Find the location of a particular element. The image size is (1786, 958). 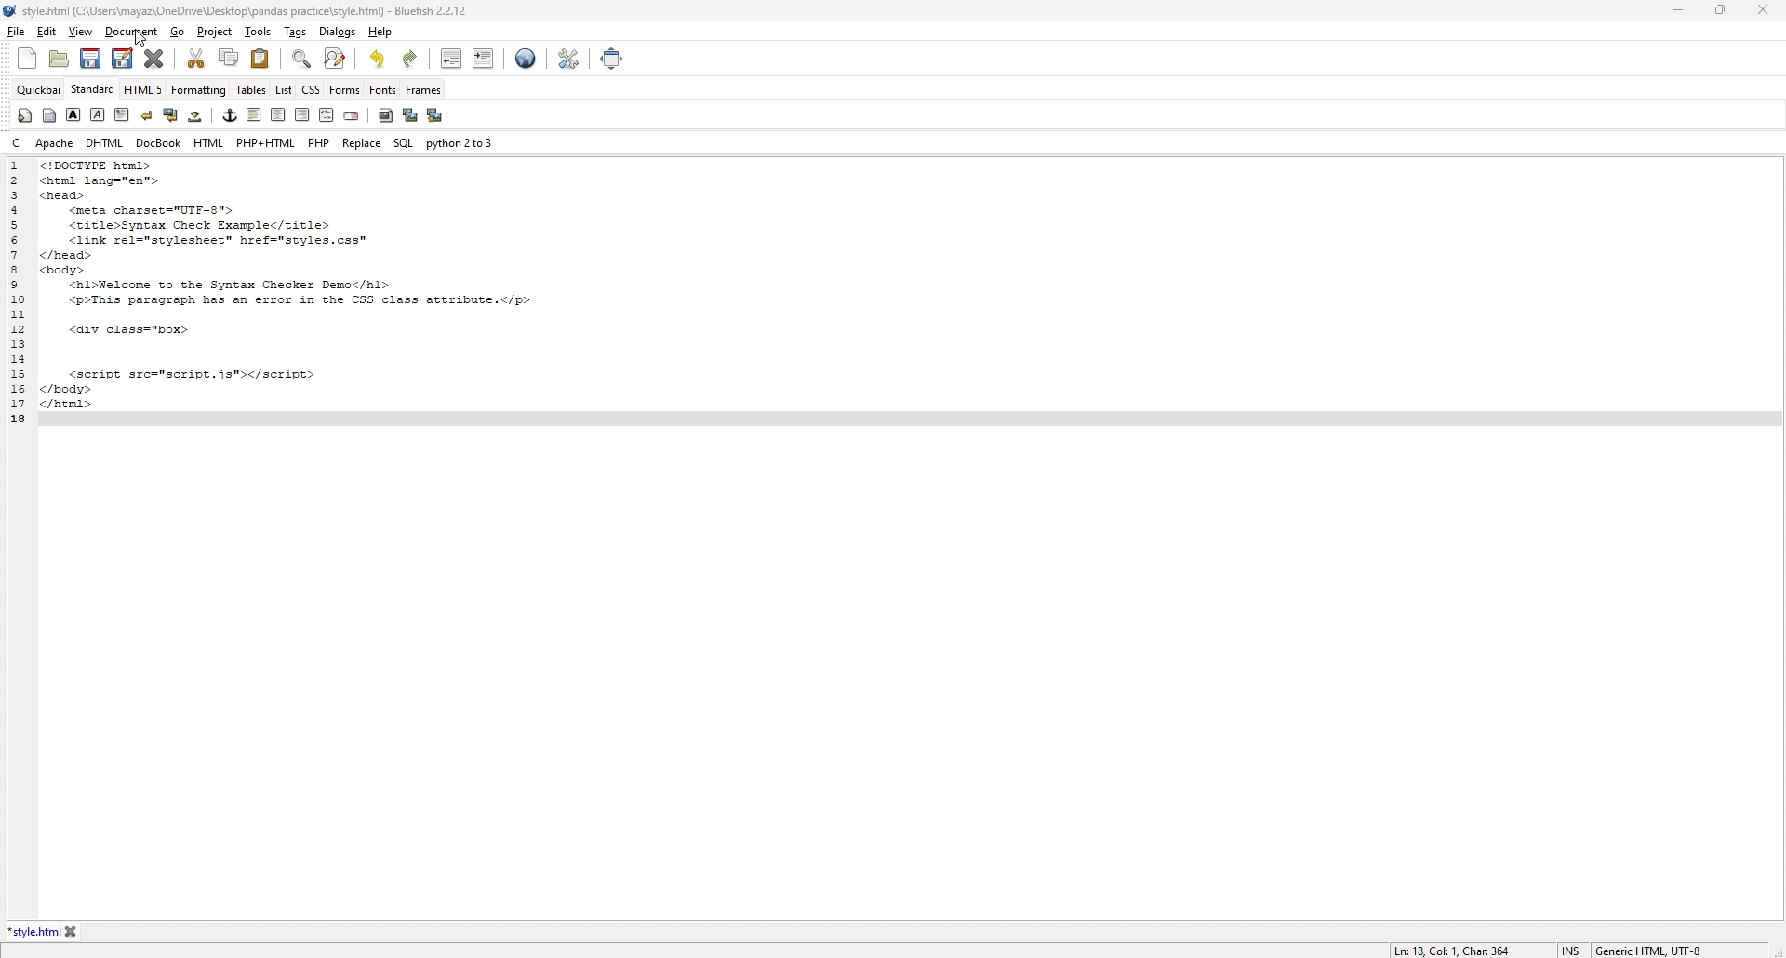

replace is located at coordinates (363, 143).